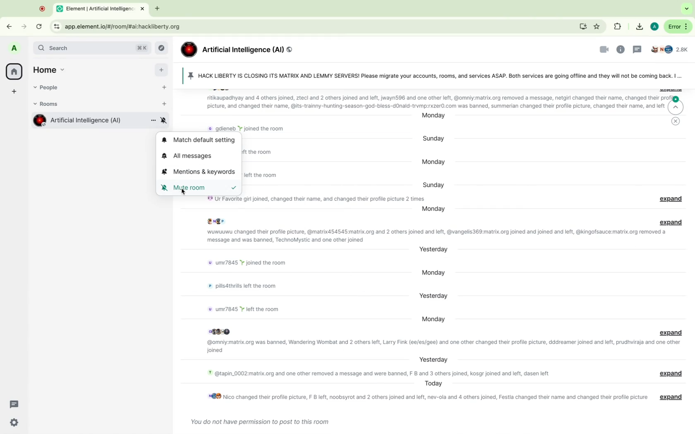 Image resolution: width=695 pixels, height=434 pixels. What do you see at coordinates (158, 9) in the screenshot?
I see `new tab` at bounding box center [158, 9].